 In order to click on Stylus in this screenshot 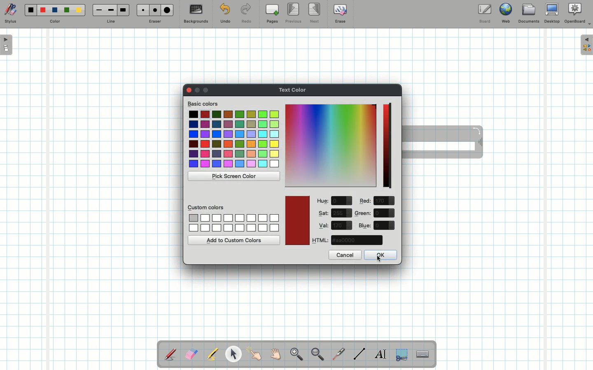, I will do `click(171, 354)`.